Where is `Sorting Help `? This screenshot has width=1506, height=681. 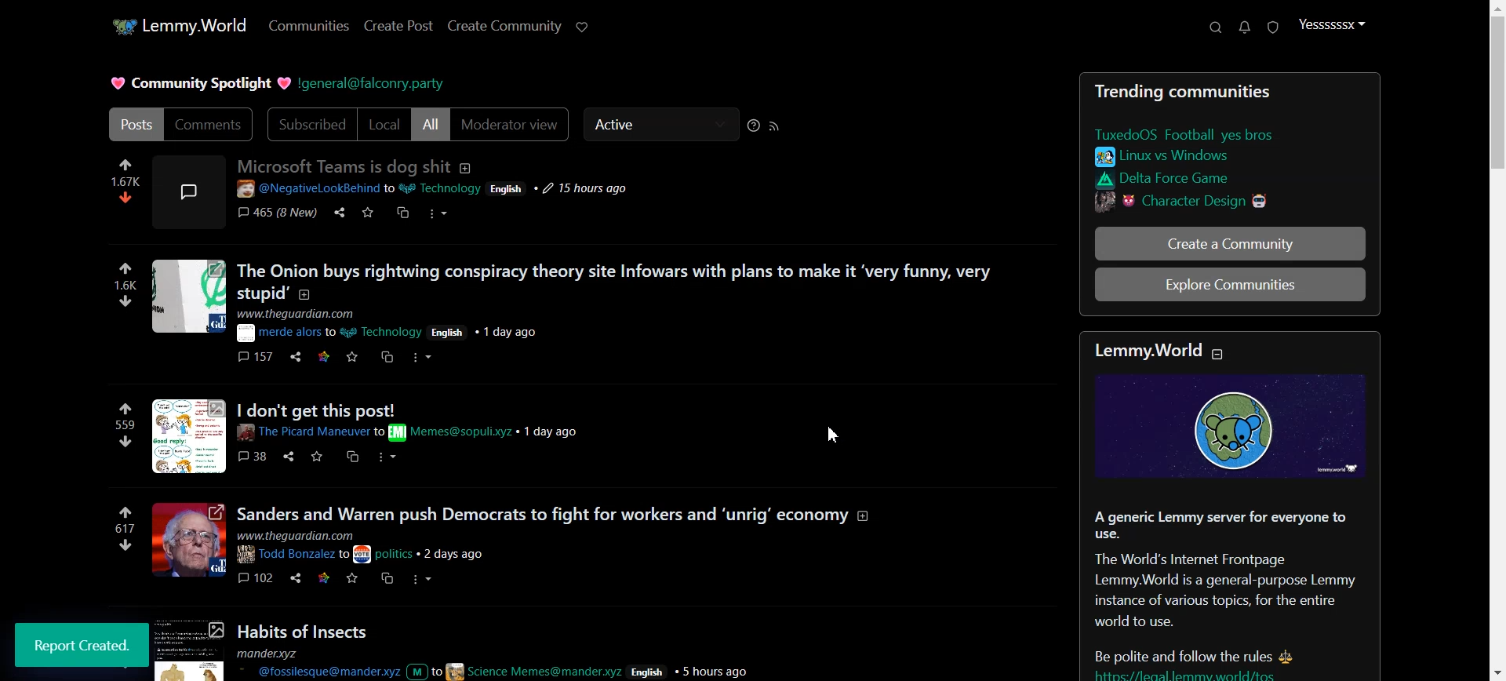 Sorting Help  is located at coordinates (753, 125).